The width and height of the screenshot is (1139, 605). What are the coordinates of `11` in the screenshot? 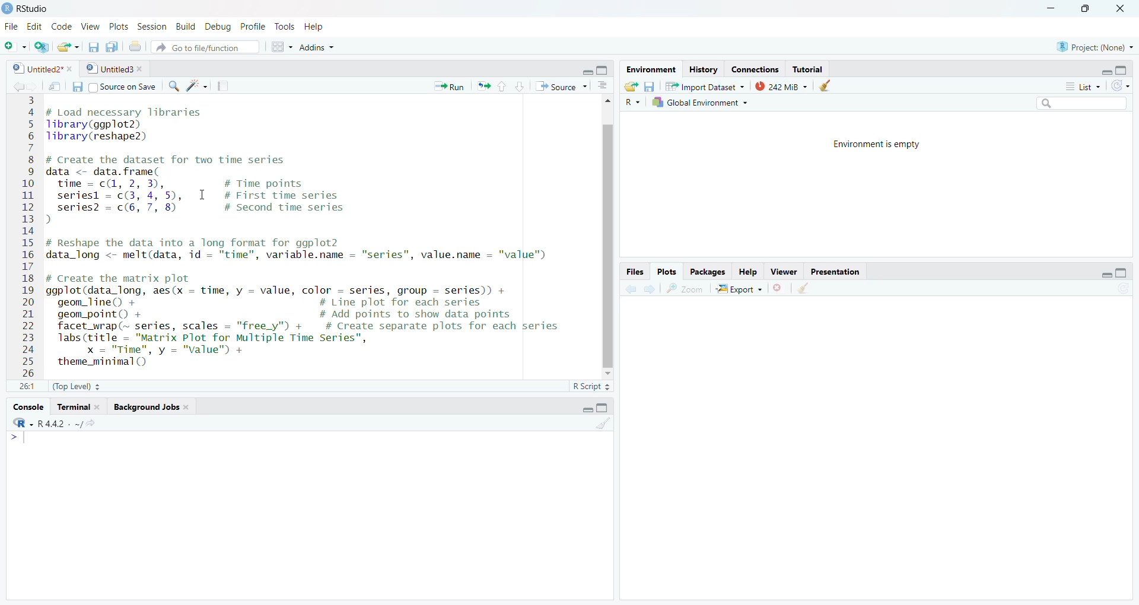 It's located at (27, 386).